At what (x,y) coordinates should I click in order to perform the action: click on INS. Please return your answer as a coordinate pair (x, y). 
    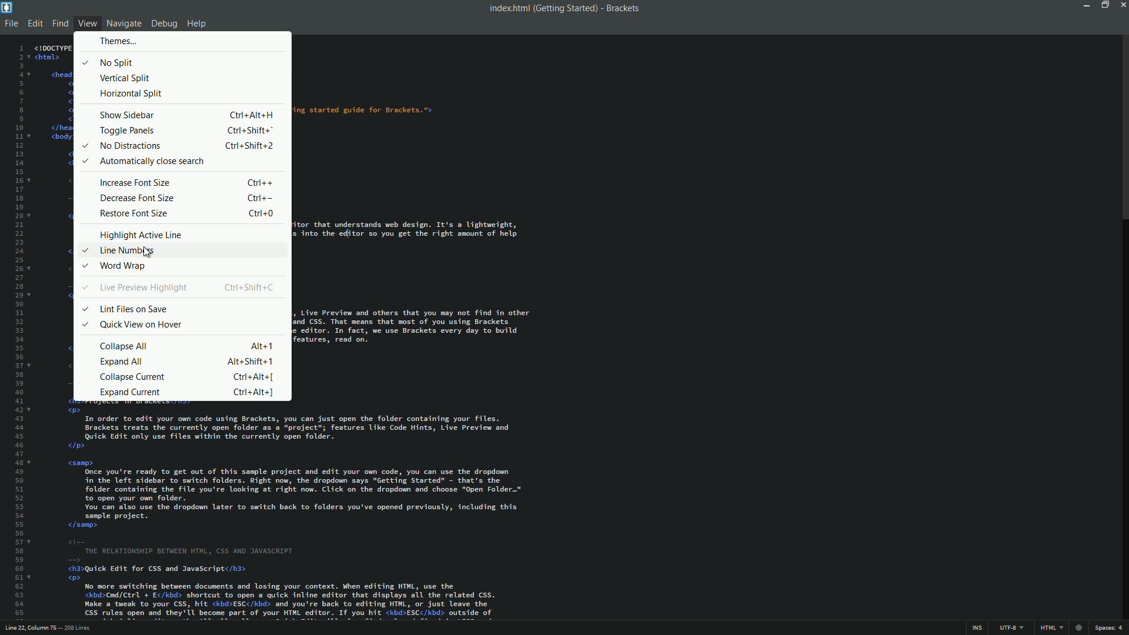
    Looking at the image, I should click on (976, 628).